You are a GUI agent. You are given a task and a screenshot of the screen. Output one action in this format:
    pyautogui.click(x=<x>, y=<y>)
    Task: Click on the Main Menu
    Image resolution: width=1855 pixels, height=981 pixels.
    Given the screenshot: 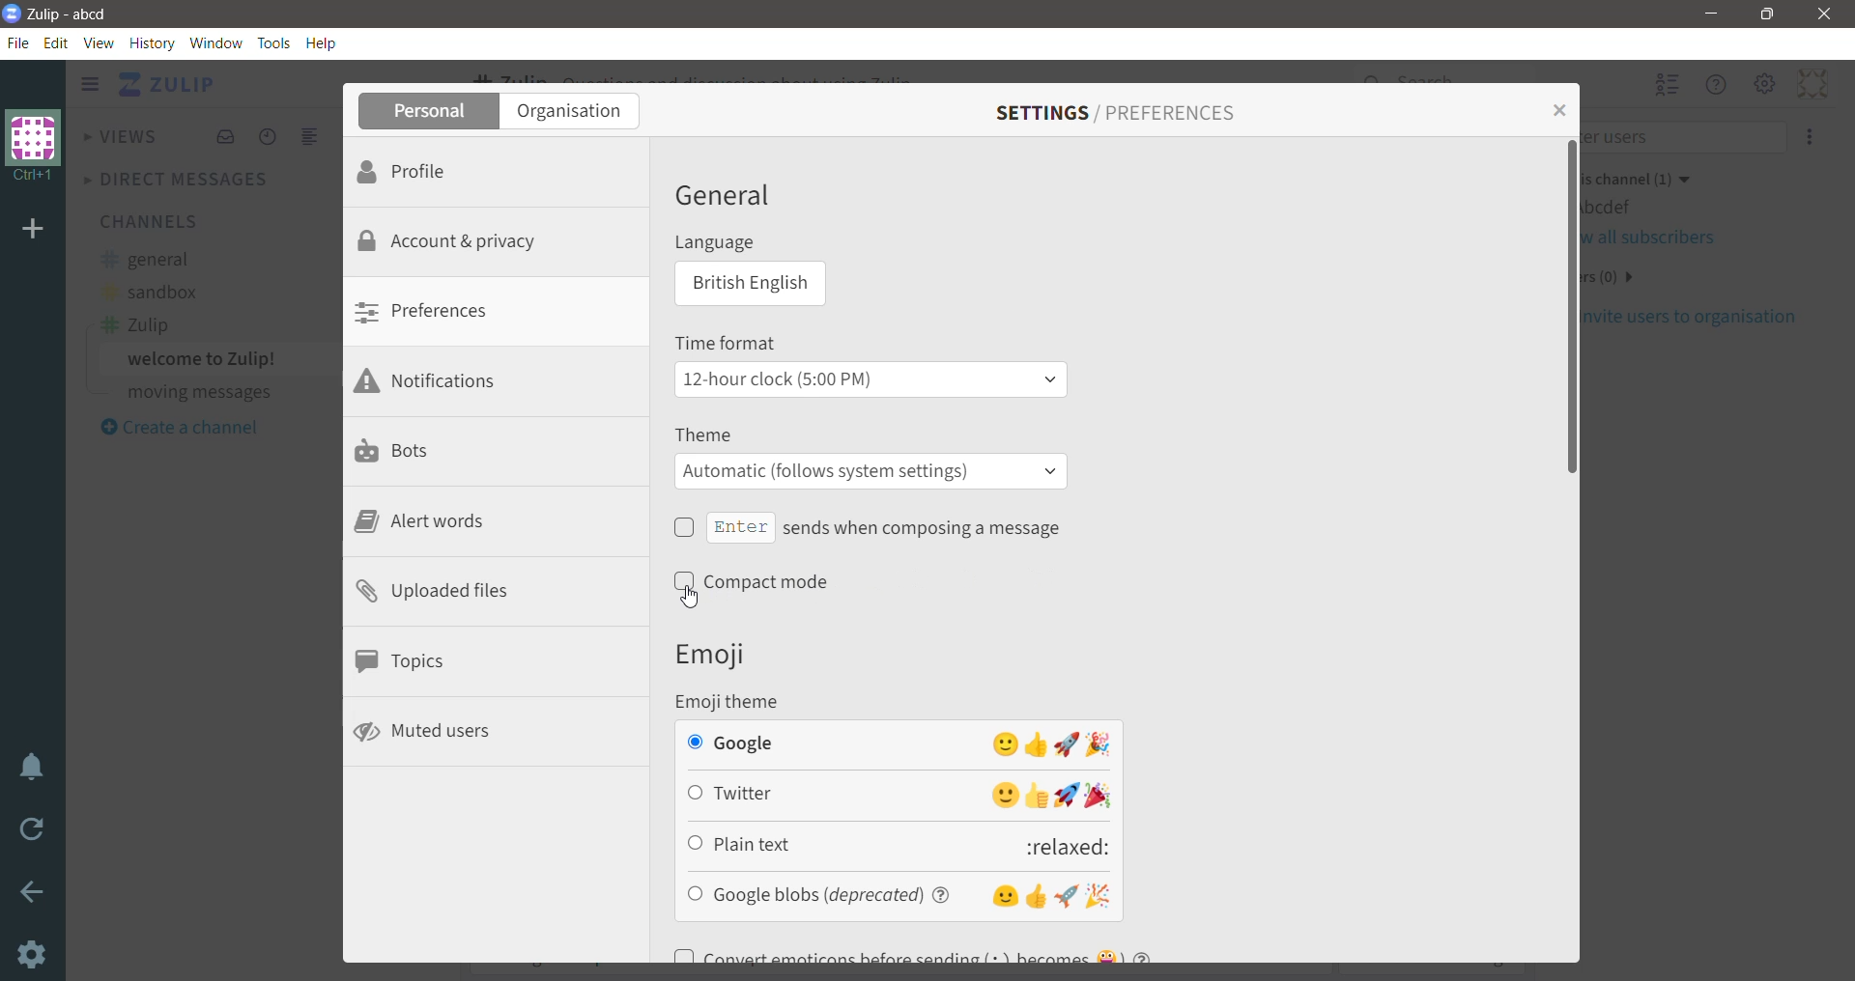 What is the action you would take?
    pyautogui.click(x=1765, y=83)
    